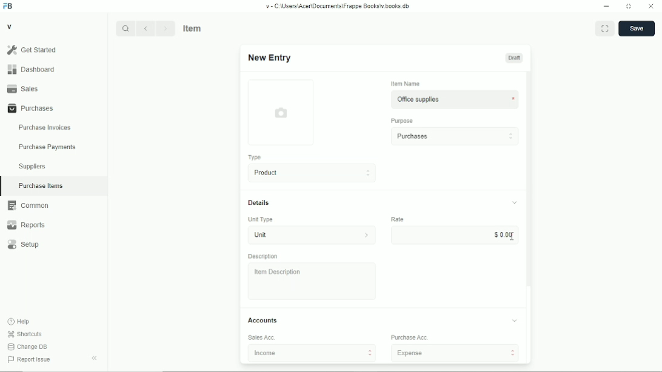 This screenshot has height=372, width=662. What do you see at coordinates (259, 202) in the screenshot?
I see `details` at bounding box center [259, 202].